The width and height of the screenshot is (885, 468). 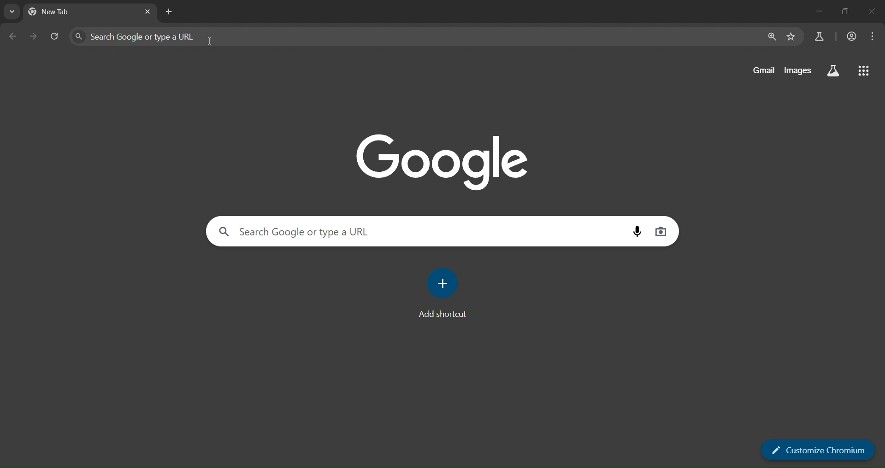 What do you see at coordinates (845, 11) in the screenshot?
I see `Maximize` at bounding box center [845, 11].